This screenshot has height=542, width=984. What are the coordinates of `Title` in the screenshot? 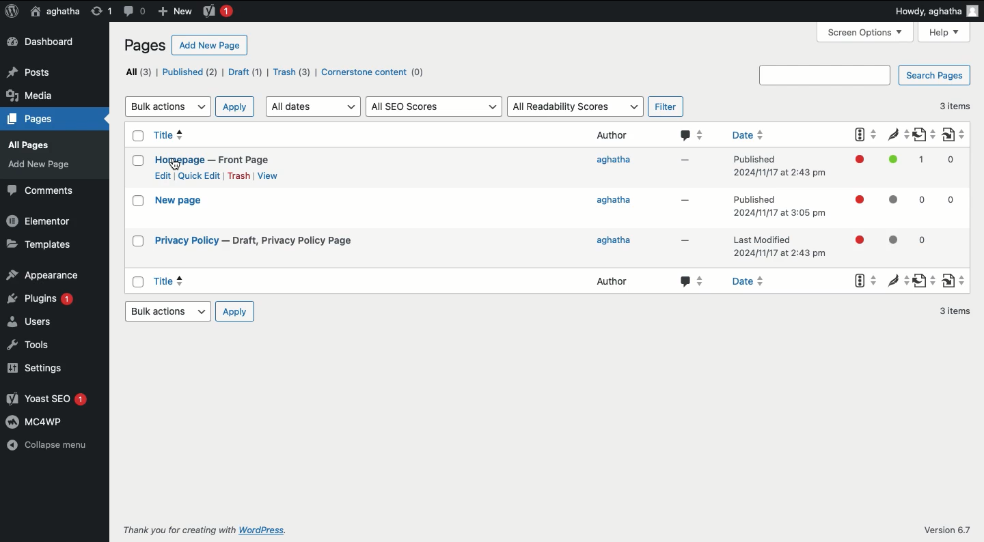 It's located at (258, 241).